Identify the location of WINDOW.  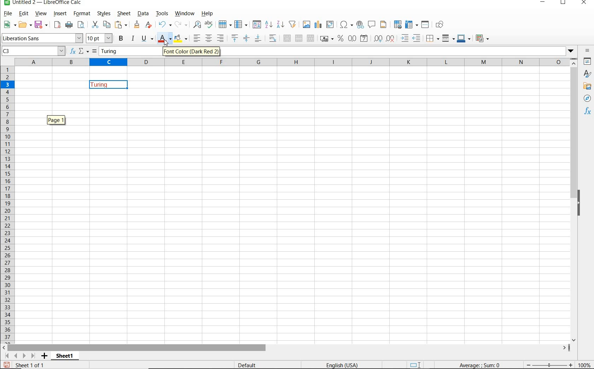
(186, 14).